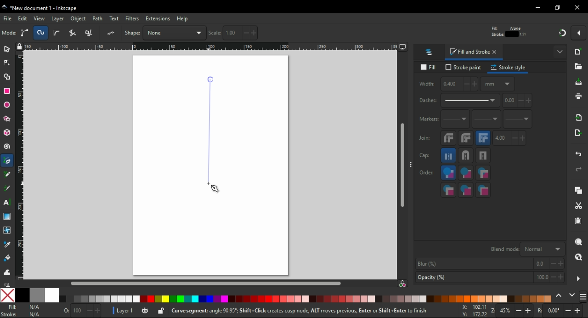 The image size is (588, 318). Describe the element at coordinates (509, 68) in the screenshot. I see `stroke style` at that location.